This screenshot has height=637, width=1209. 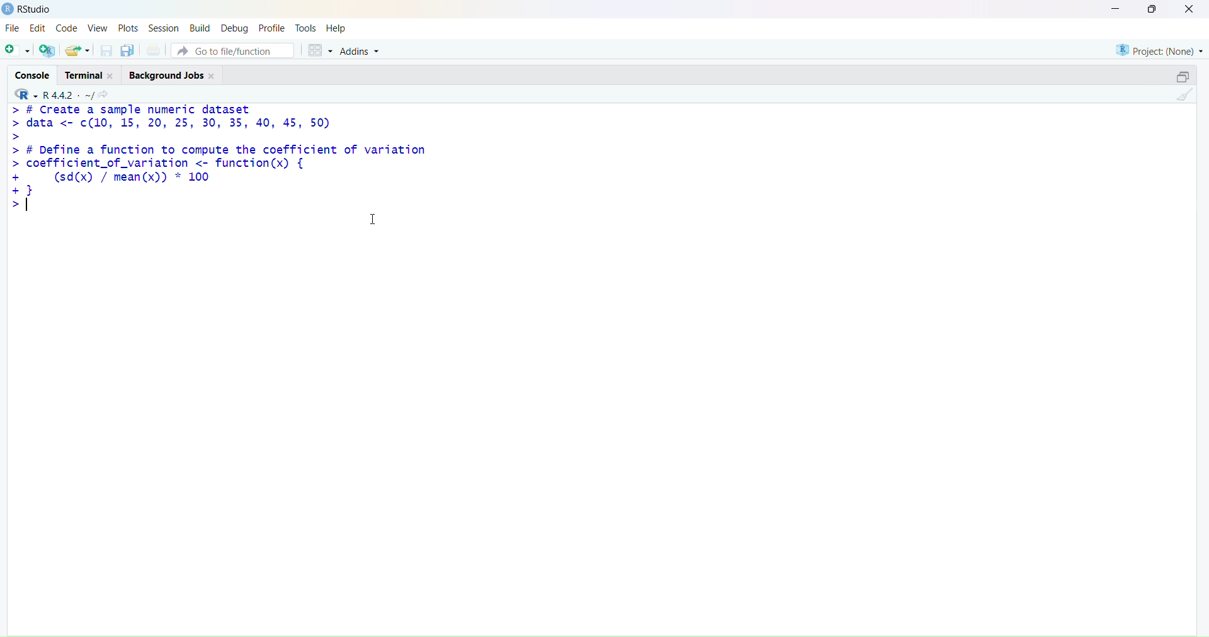 I want to click on print, so click(x=154, y=50).